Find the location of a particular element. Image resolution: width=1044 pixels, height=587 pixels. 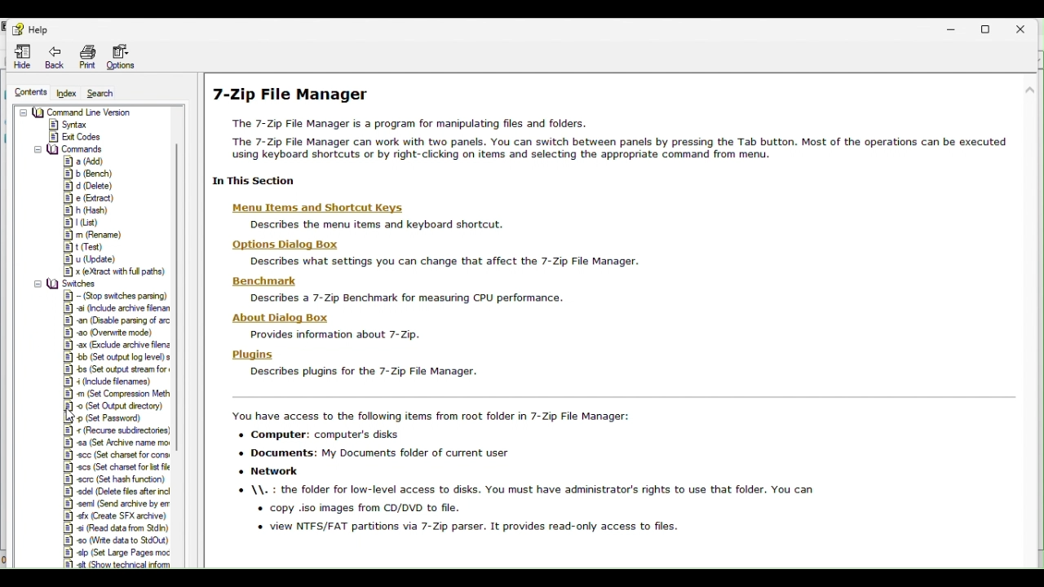

Switches is located at coordinates (69, 284).